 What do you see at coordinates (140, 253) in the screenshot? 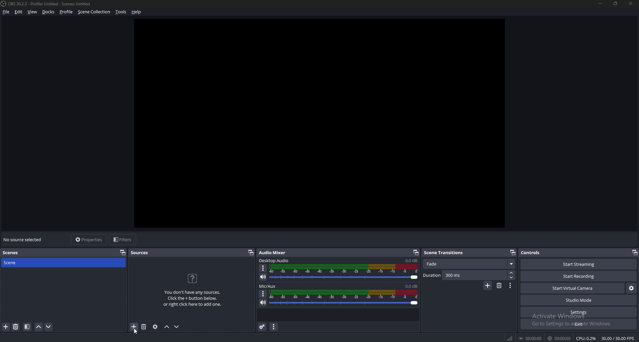
I see `Sources` at bounding box center [140, 253].